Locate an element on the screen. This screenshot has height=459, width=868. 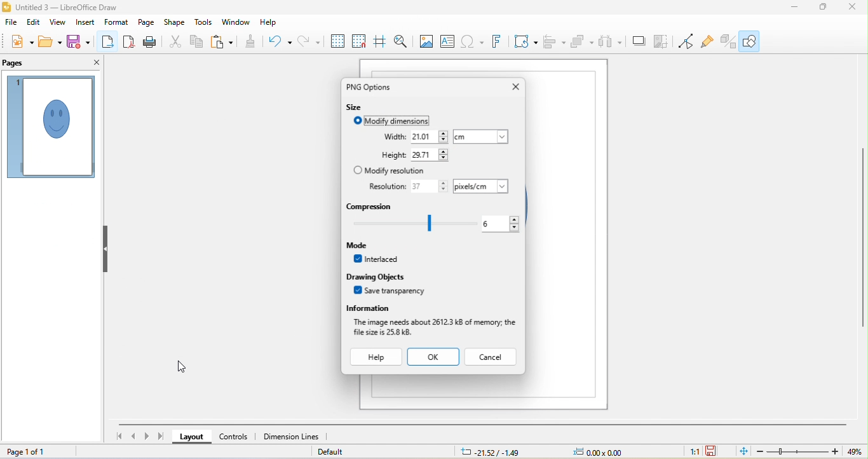
cancel is located at coordinates (490, 356).